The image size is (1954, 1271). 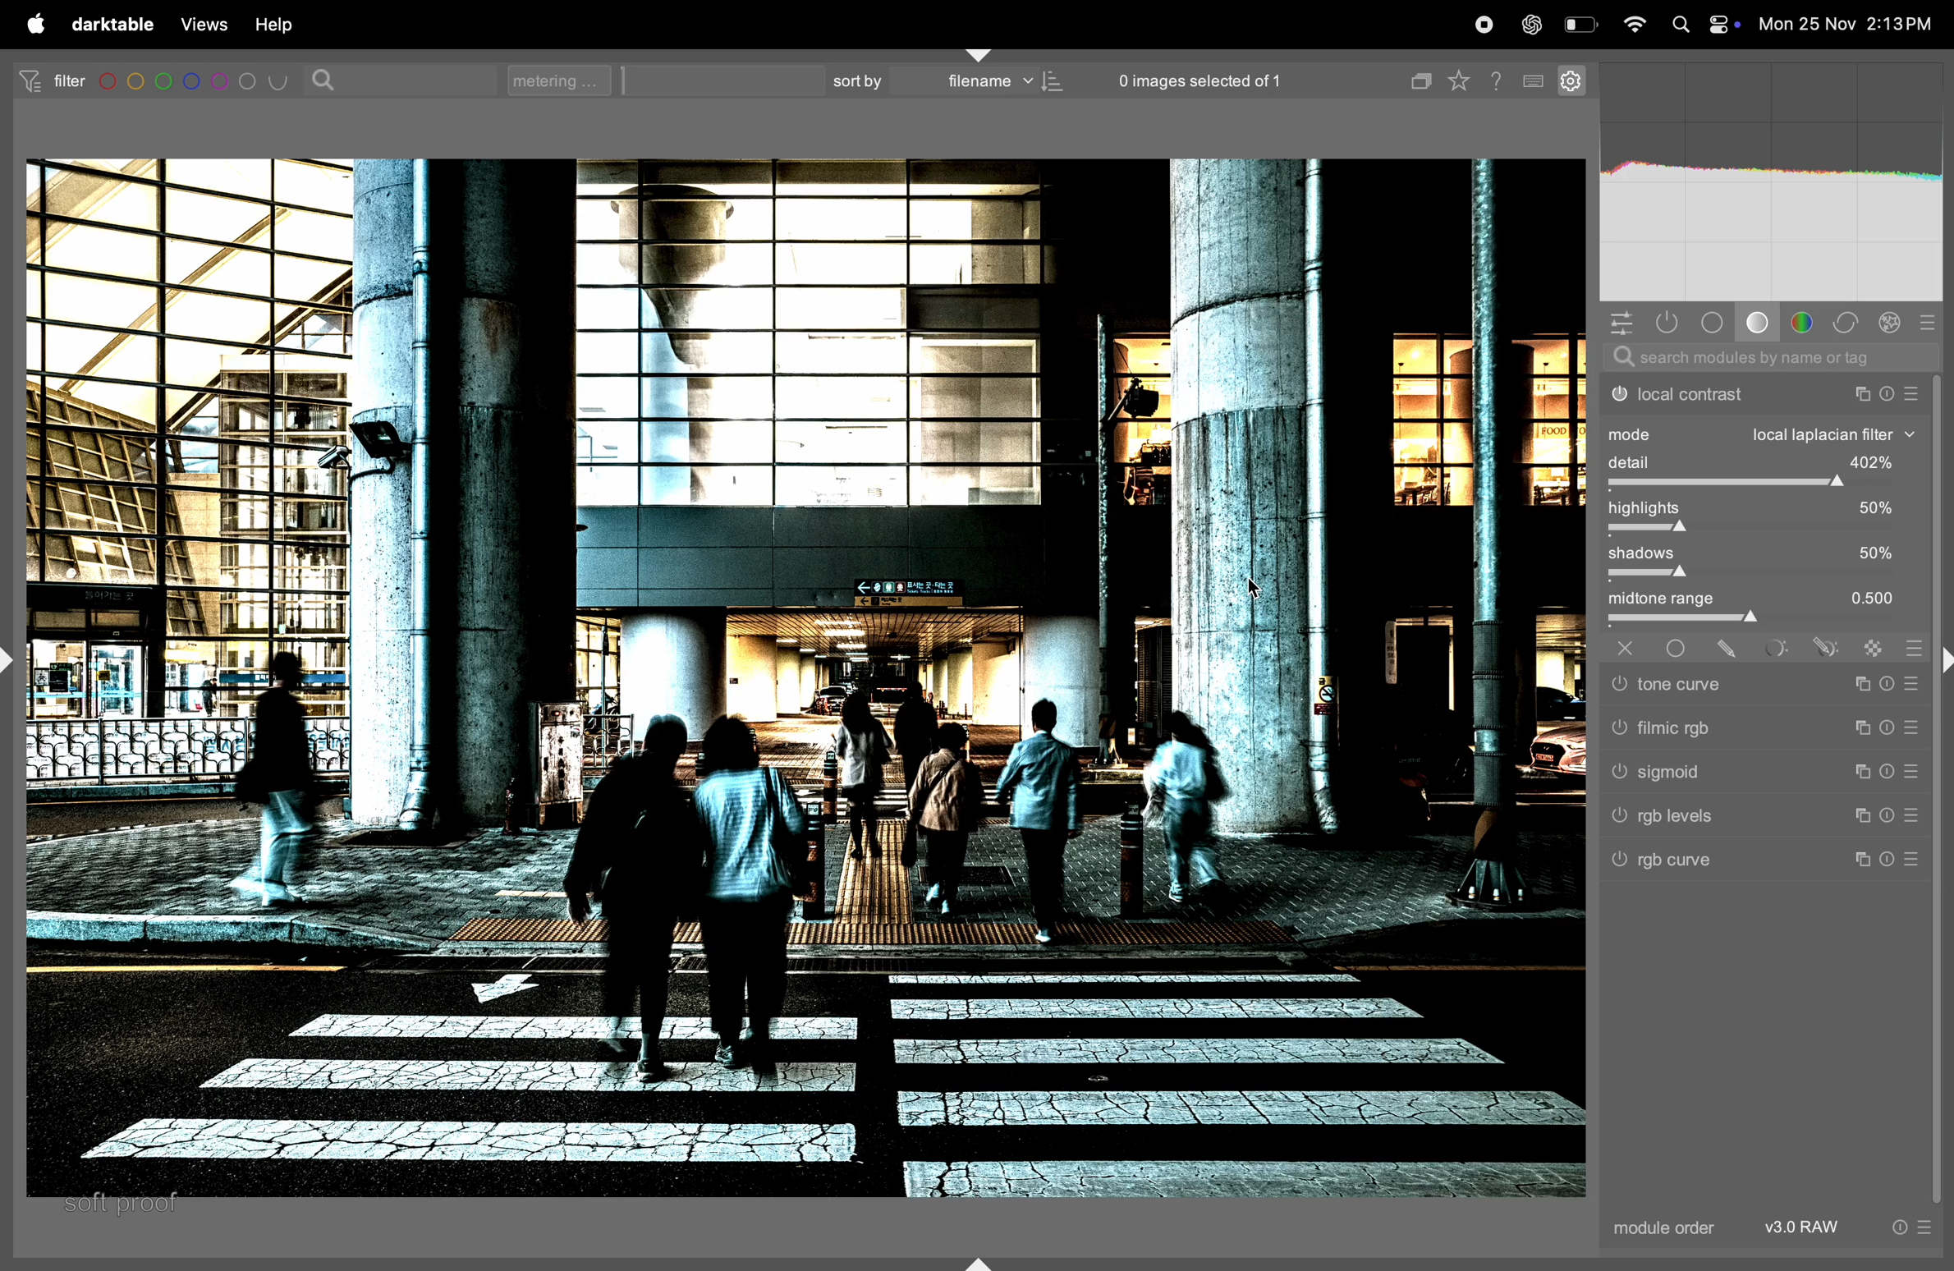 I want to click on tone curve, so click(x=1750, y=685).